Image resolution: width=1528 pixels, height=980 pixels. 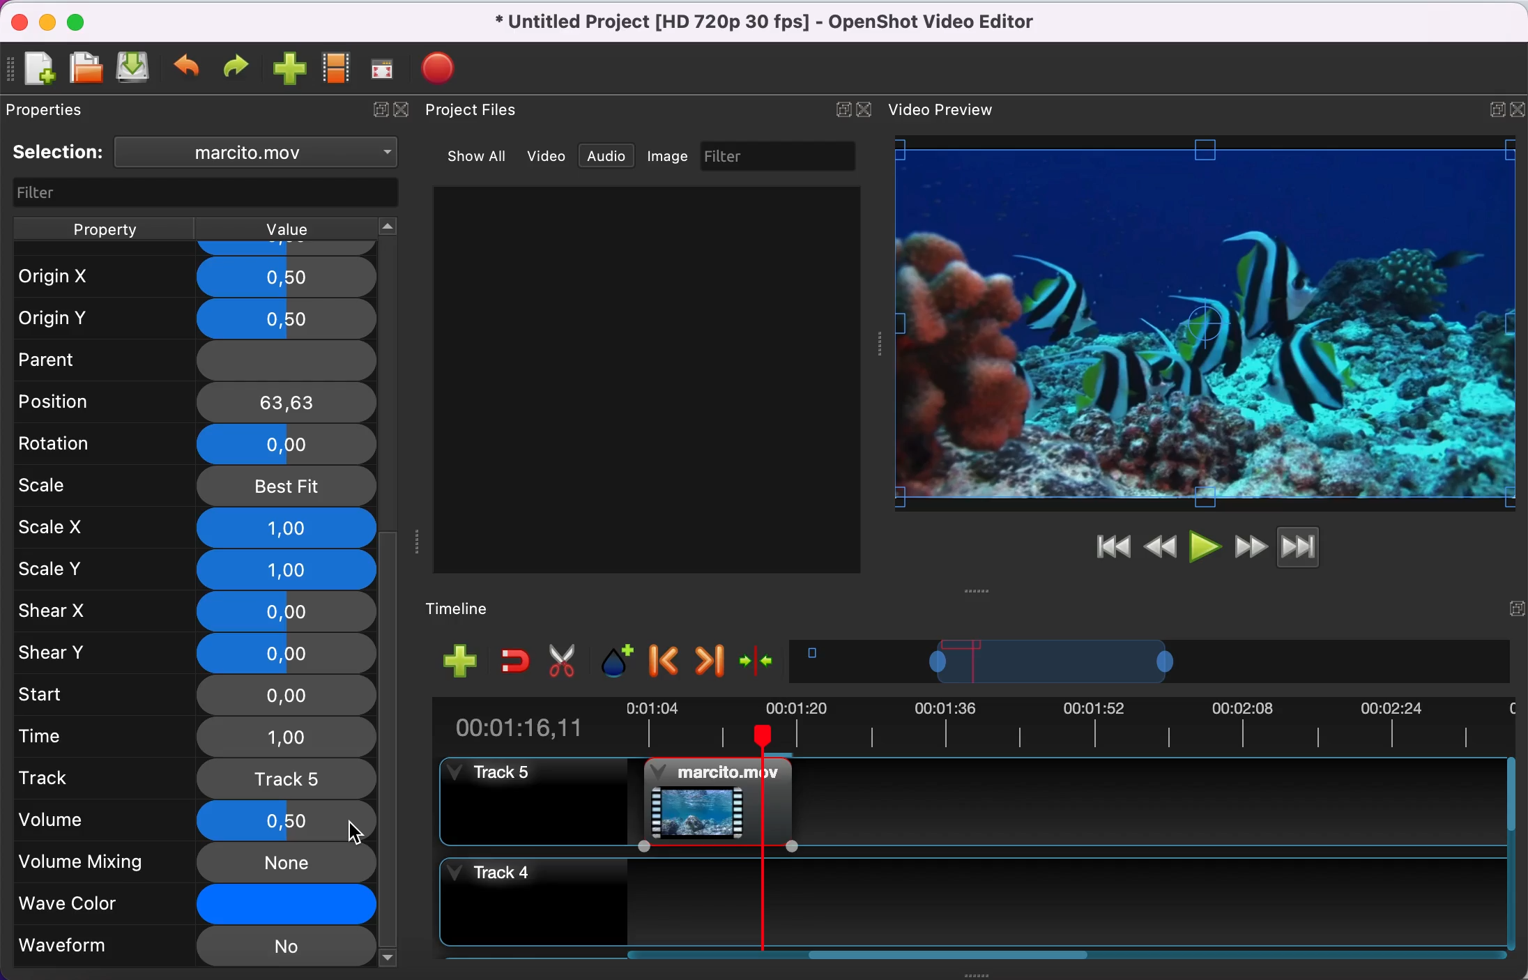 I want to click on close, so click(x=407, y=114).